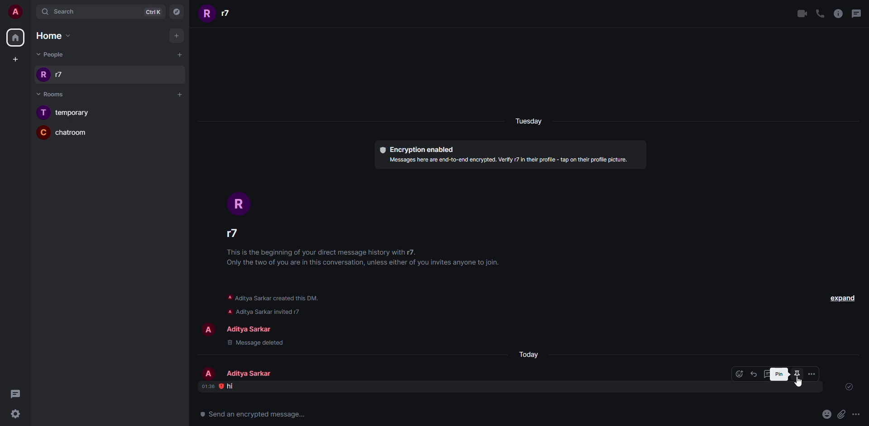 This screenshot has height=426, width=869. I want to click on Cursor, so click(799, 382).